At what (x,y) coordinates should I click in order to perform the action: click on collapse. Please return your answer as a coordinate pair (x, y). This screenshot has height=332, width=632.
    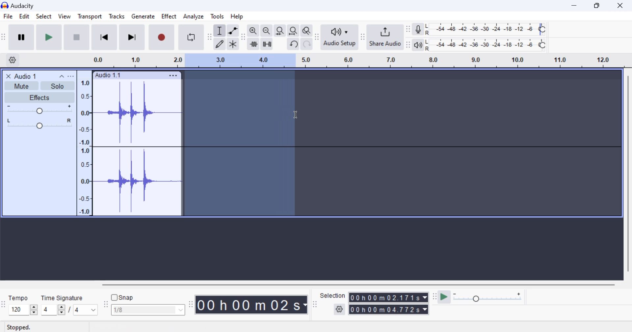
    Looking at the image, I should click on (61, 76).